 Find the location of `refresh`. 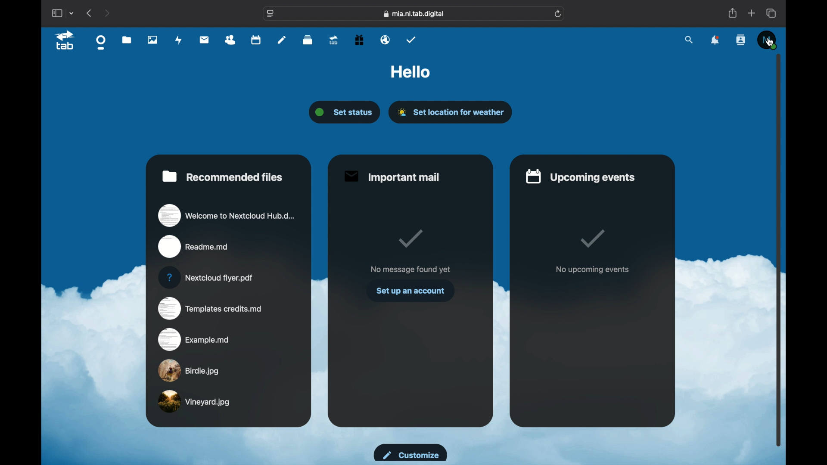

refresh is located at coordinates (558, 14).